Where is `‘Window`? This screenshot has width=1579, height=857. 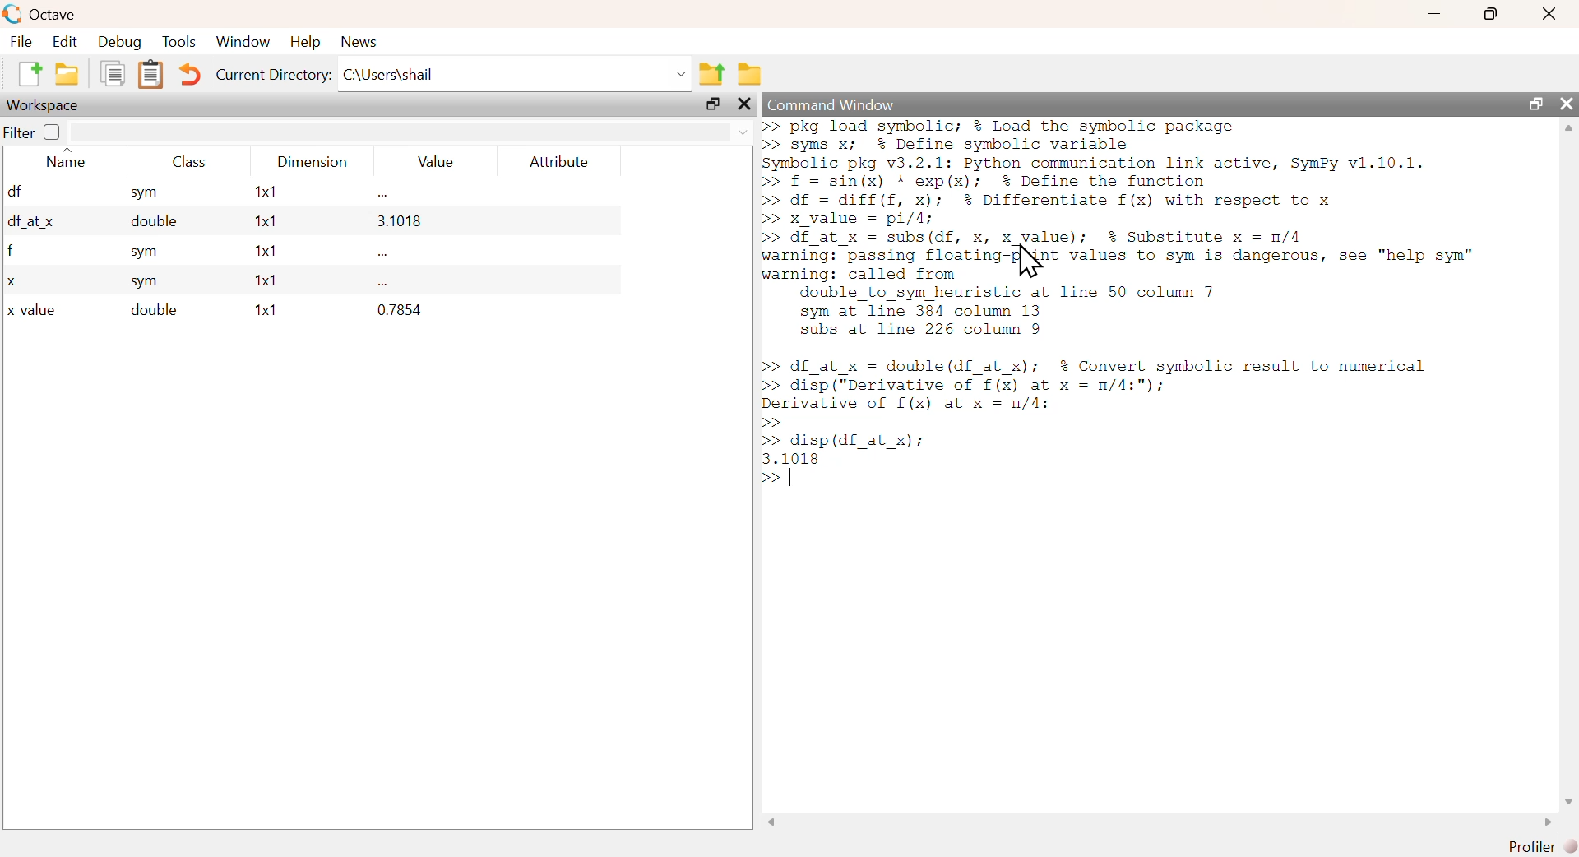
‘Window is located at coordinates (241, 43).